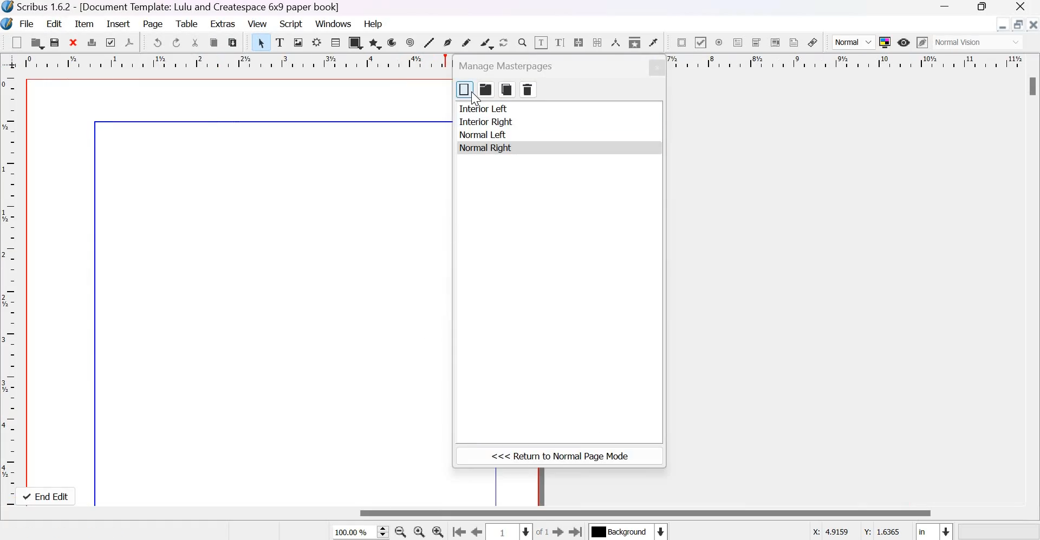 The height and width of the screenshot is (540, 1040). I want to click on Select the current page, so click(508, 532).